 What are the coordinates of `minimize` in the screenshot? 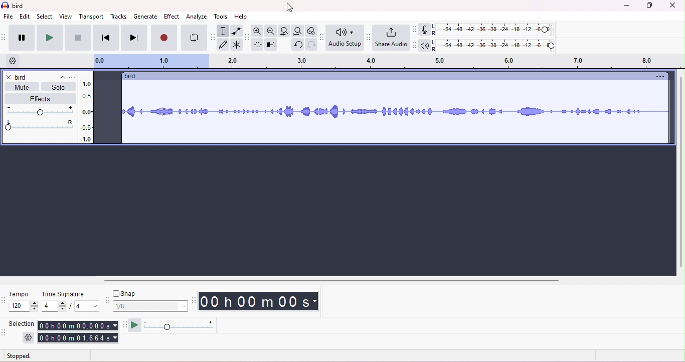 It's located at (625, 6).